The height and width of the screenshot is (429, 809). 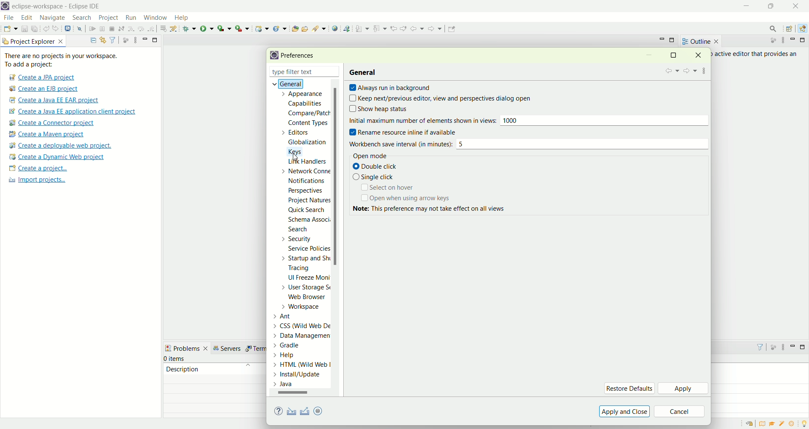 What do you see at coordinates (141, 28) in the screenshot?
I see `step over` at bounding box center [141, 28].